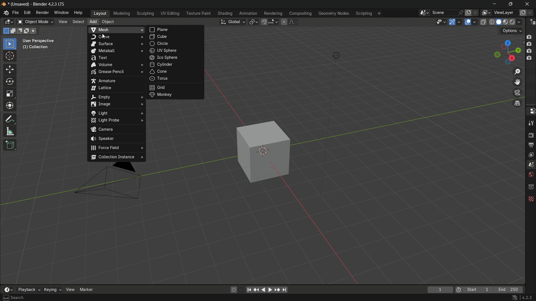  Describe the element at coordinates (35, 22) in the screenshot. I see `object mode` at that location.